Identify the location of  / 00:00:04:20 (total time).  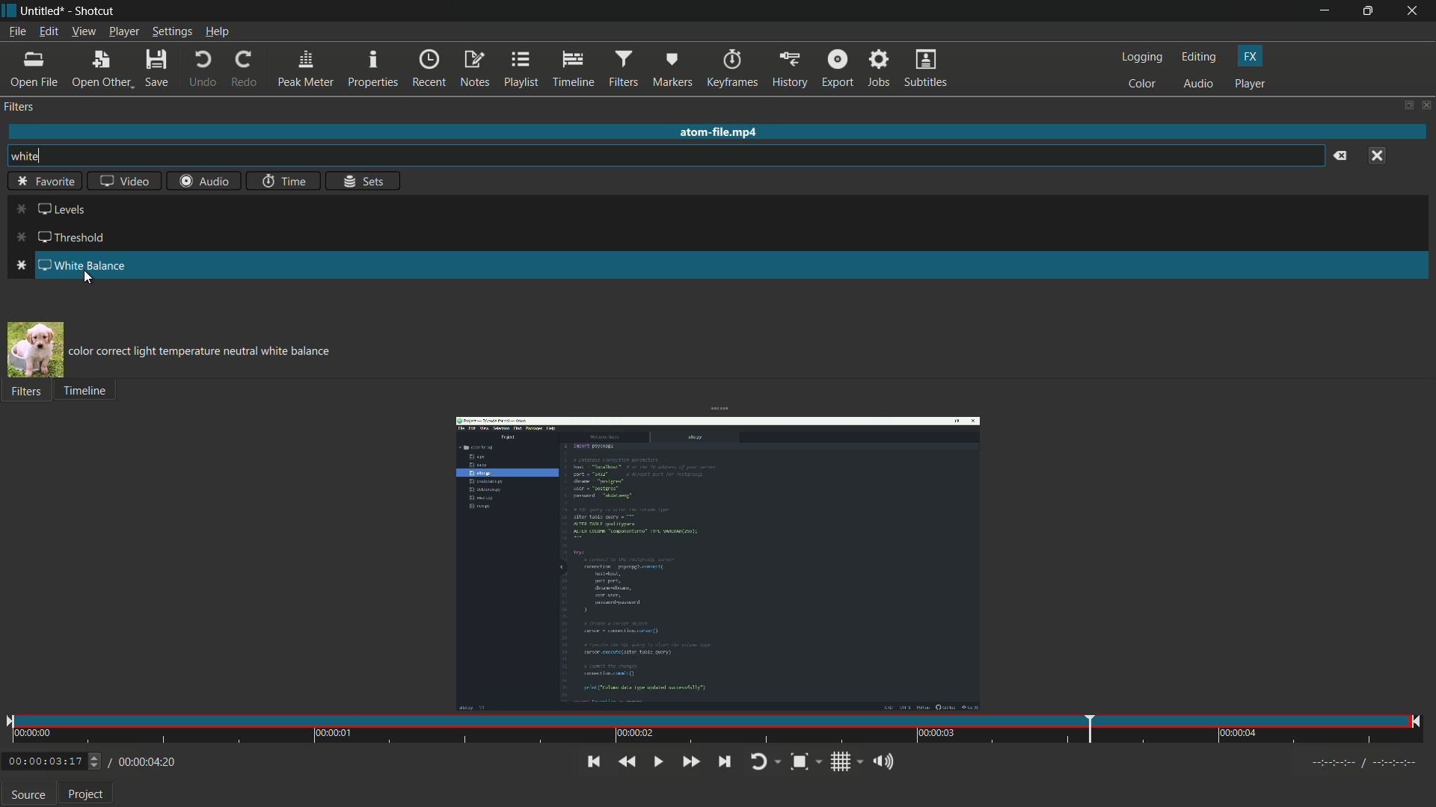
(144, 760).